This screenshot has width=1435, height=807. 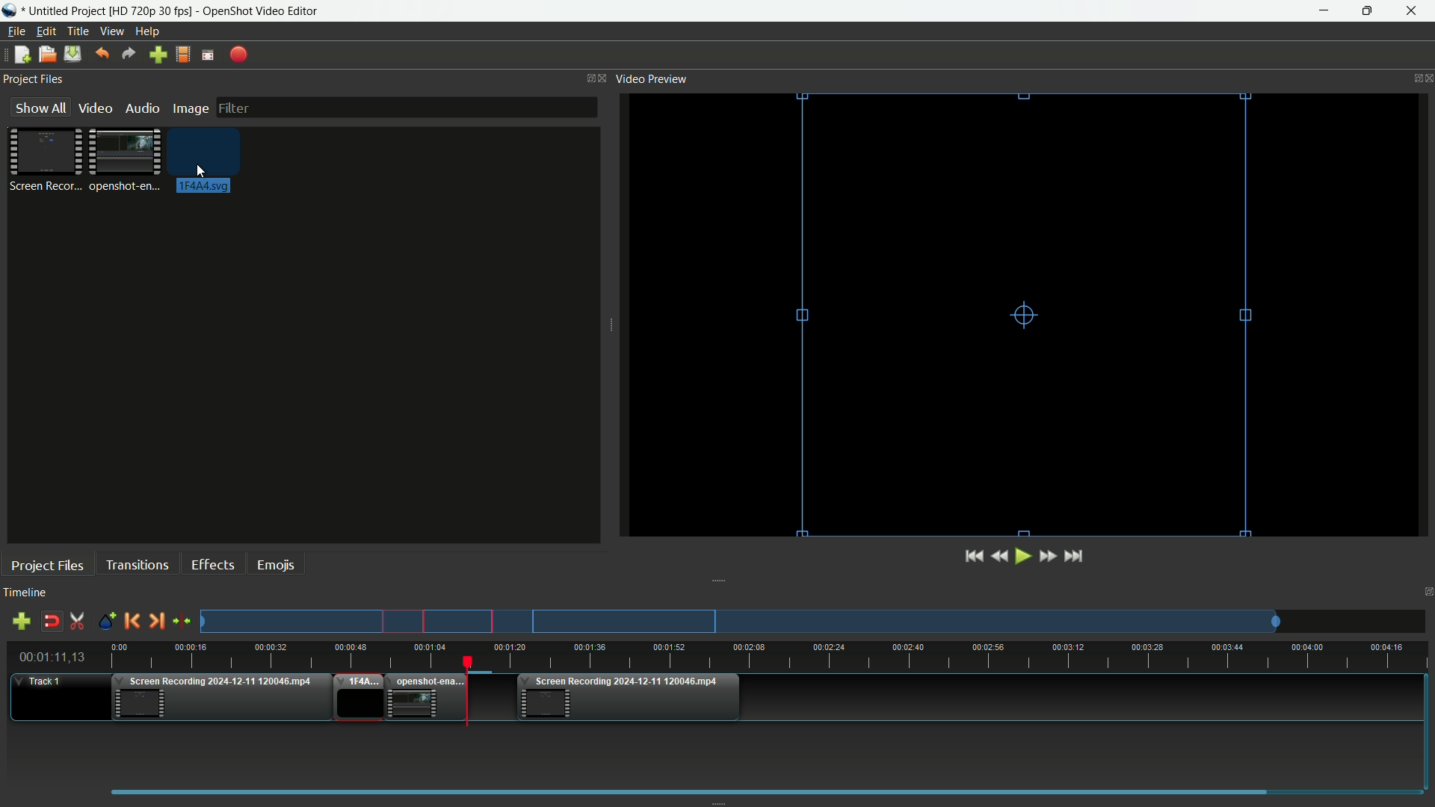 What do you see at coordinates (630, 698) in the screenshot?
I see `Video three in timeline` at bounding box center [630, 698].